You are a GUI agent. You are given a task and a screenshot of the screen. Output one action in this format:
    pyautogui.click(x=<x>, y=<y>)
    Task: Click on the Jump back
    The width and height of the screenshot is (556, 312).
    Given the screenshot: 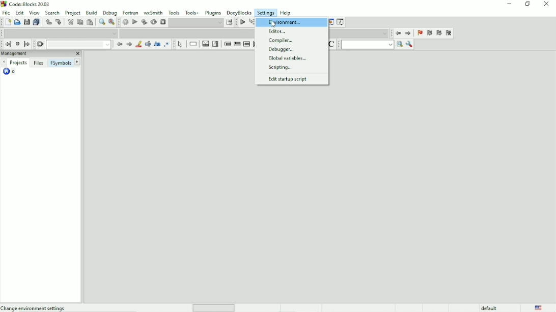 What is the action you would take?
    pyautogui.click(x=8, y=44)
    